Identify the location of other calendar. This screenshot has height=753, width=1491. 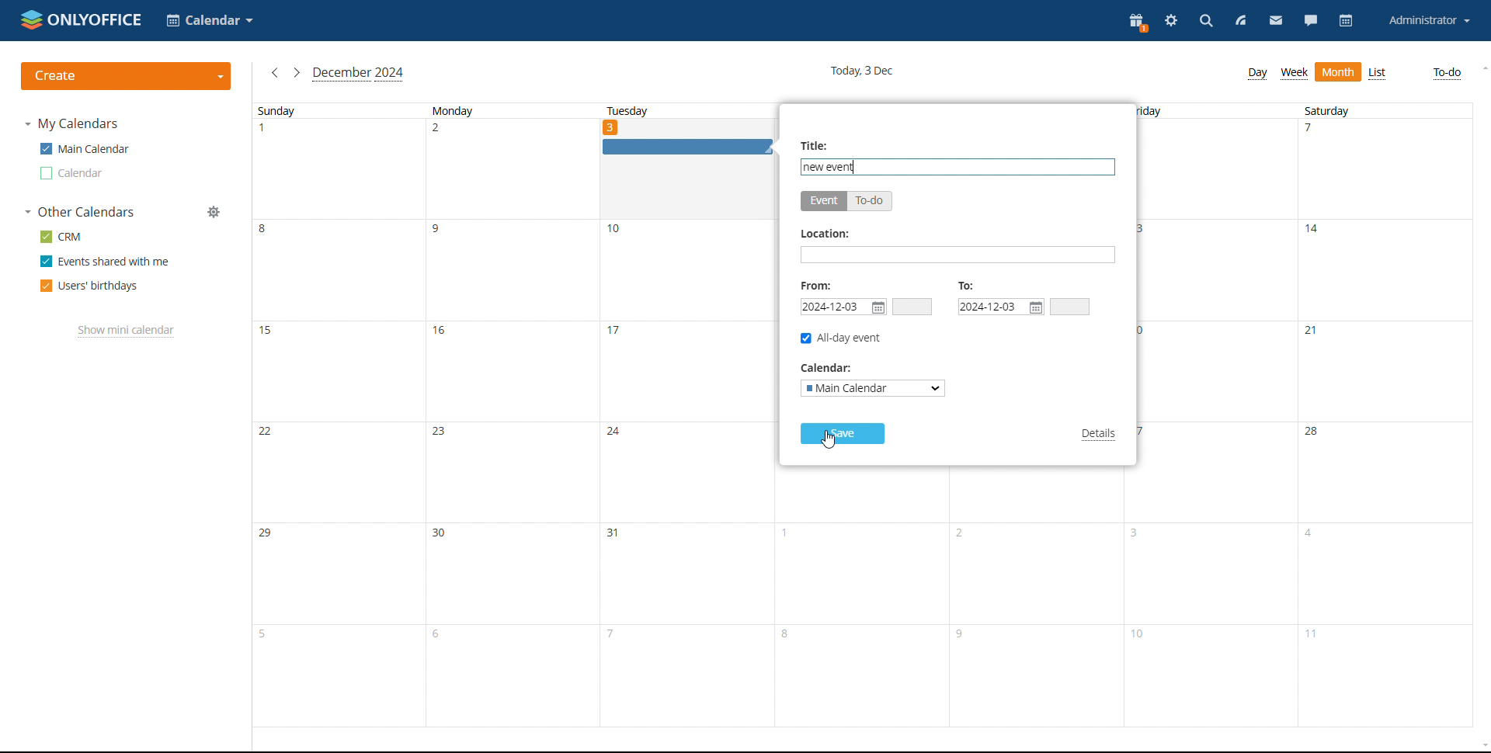
(71, 173).